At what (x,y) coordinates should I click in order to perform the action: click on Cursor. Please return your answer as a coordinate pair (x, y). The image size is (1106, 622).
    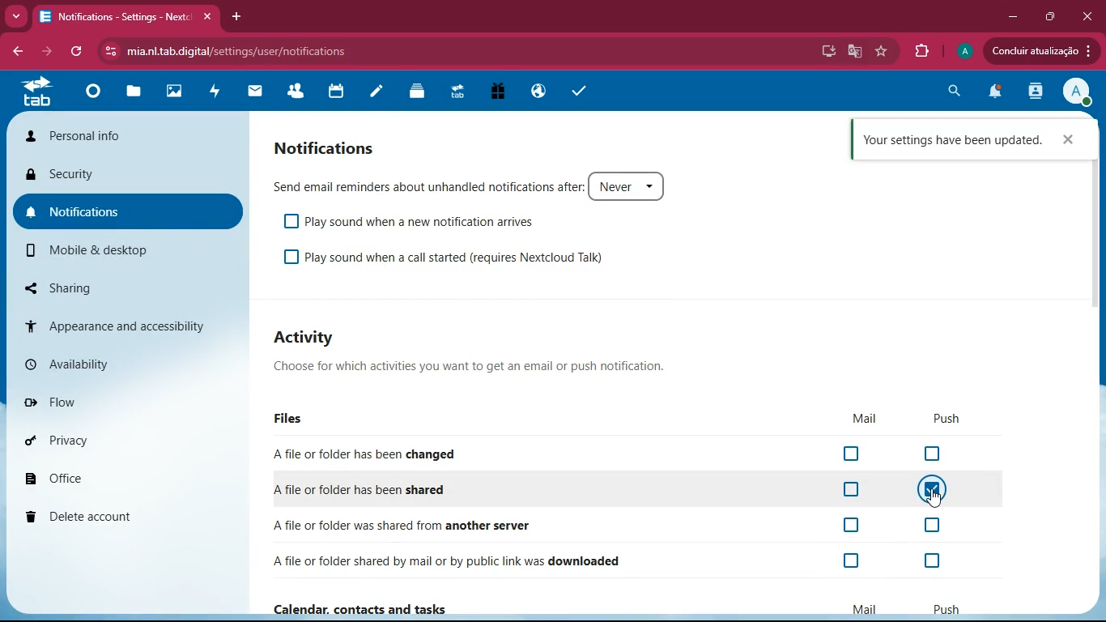
    Looking at the image, I should click on (932, 500).